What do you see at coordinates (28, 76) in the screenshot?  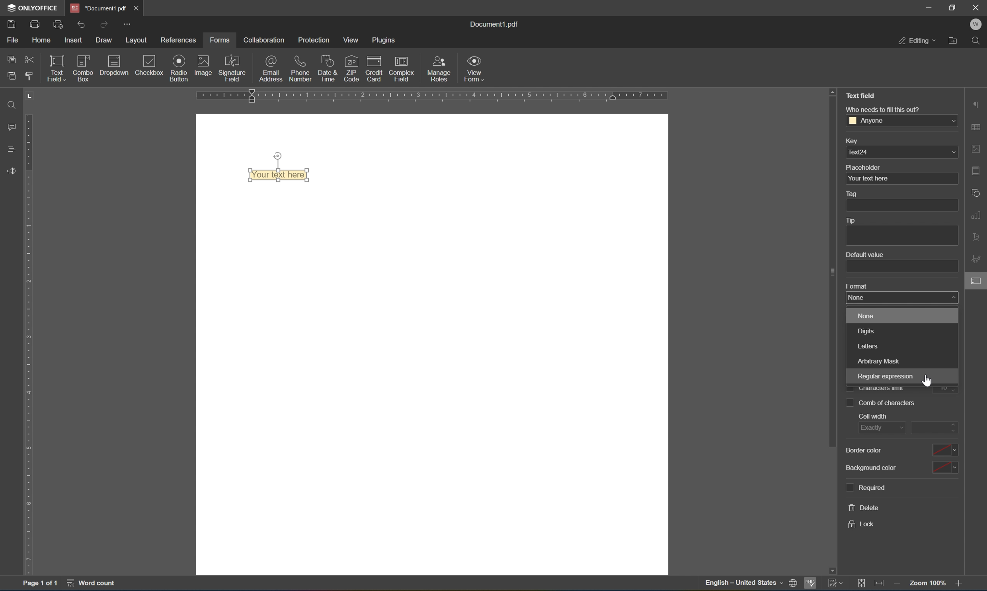 I see `copy style` at bounding box center [28, 76].